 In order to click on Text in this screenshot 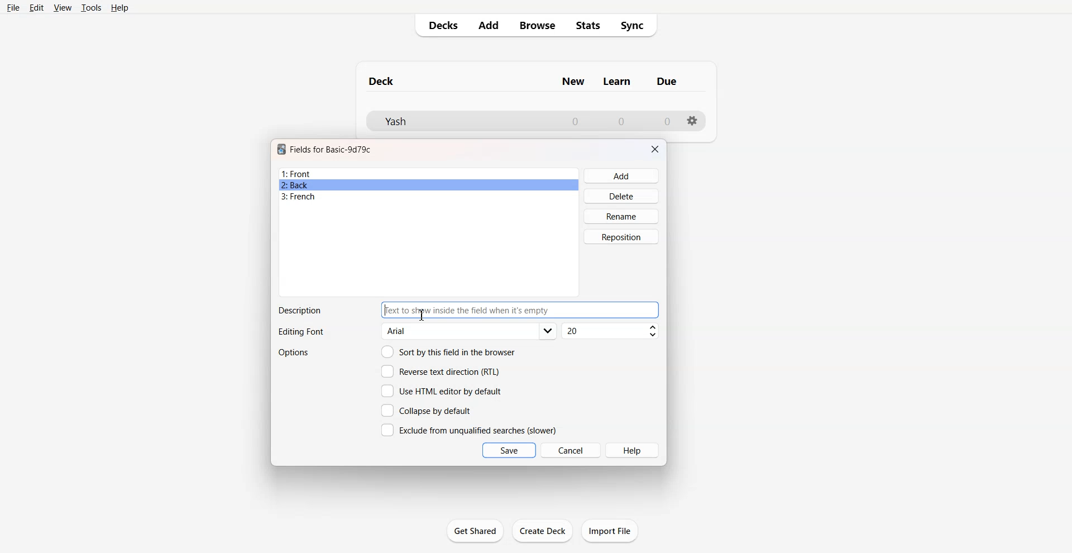, I will do `click(299, 311)`.